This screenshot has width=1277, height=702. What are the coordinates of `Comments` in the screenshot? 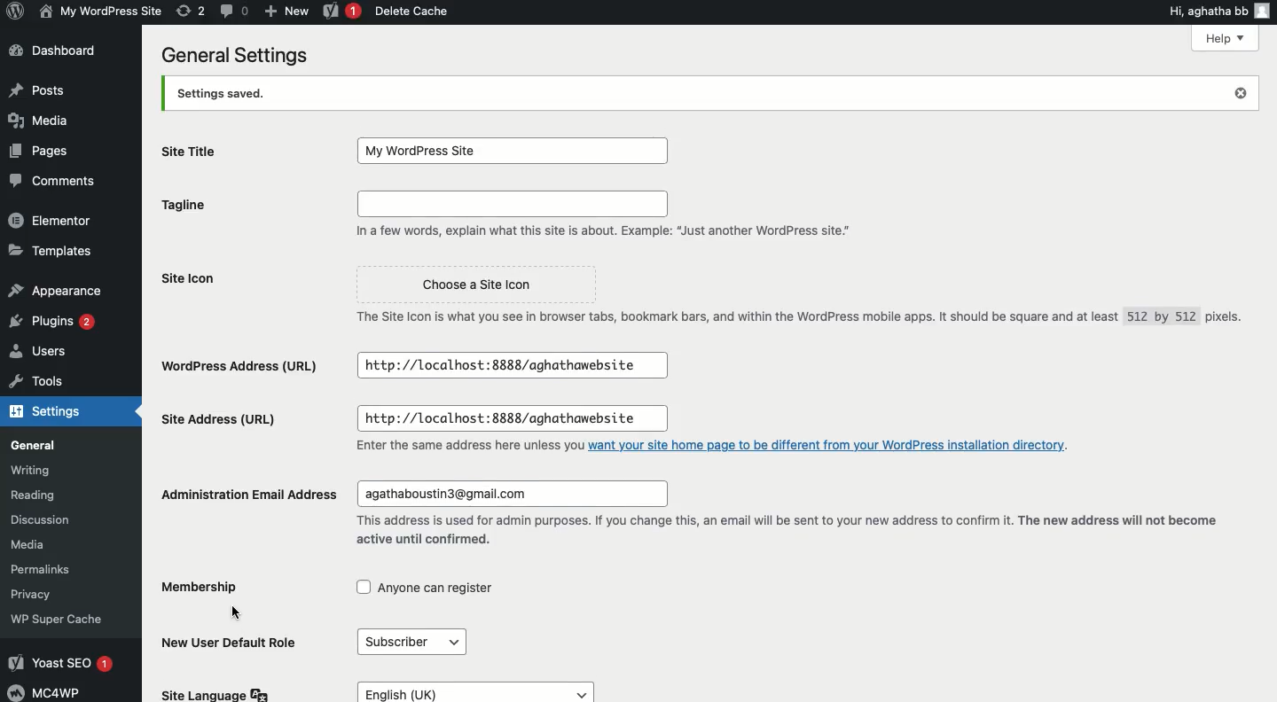 It's located at (57, 179).